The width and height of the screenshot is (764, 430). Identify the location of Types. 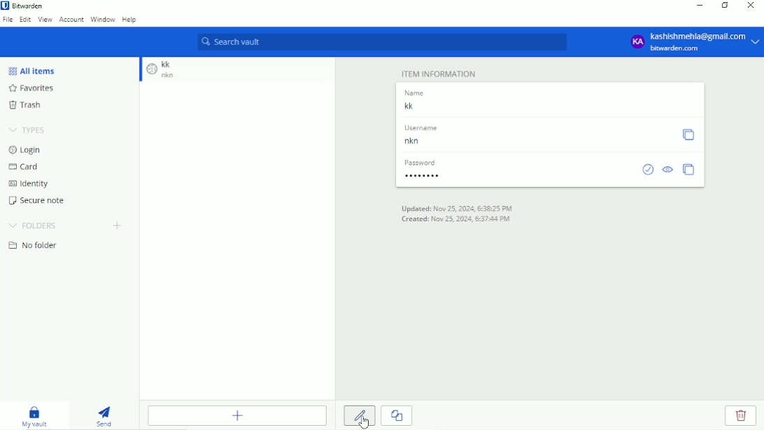
(29, 130).